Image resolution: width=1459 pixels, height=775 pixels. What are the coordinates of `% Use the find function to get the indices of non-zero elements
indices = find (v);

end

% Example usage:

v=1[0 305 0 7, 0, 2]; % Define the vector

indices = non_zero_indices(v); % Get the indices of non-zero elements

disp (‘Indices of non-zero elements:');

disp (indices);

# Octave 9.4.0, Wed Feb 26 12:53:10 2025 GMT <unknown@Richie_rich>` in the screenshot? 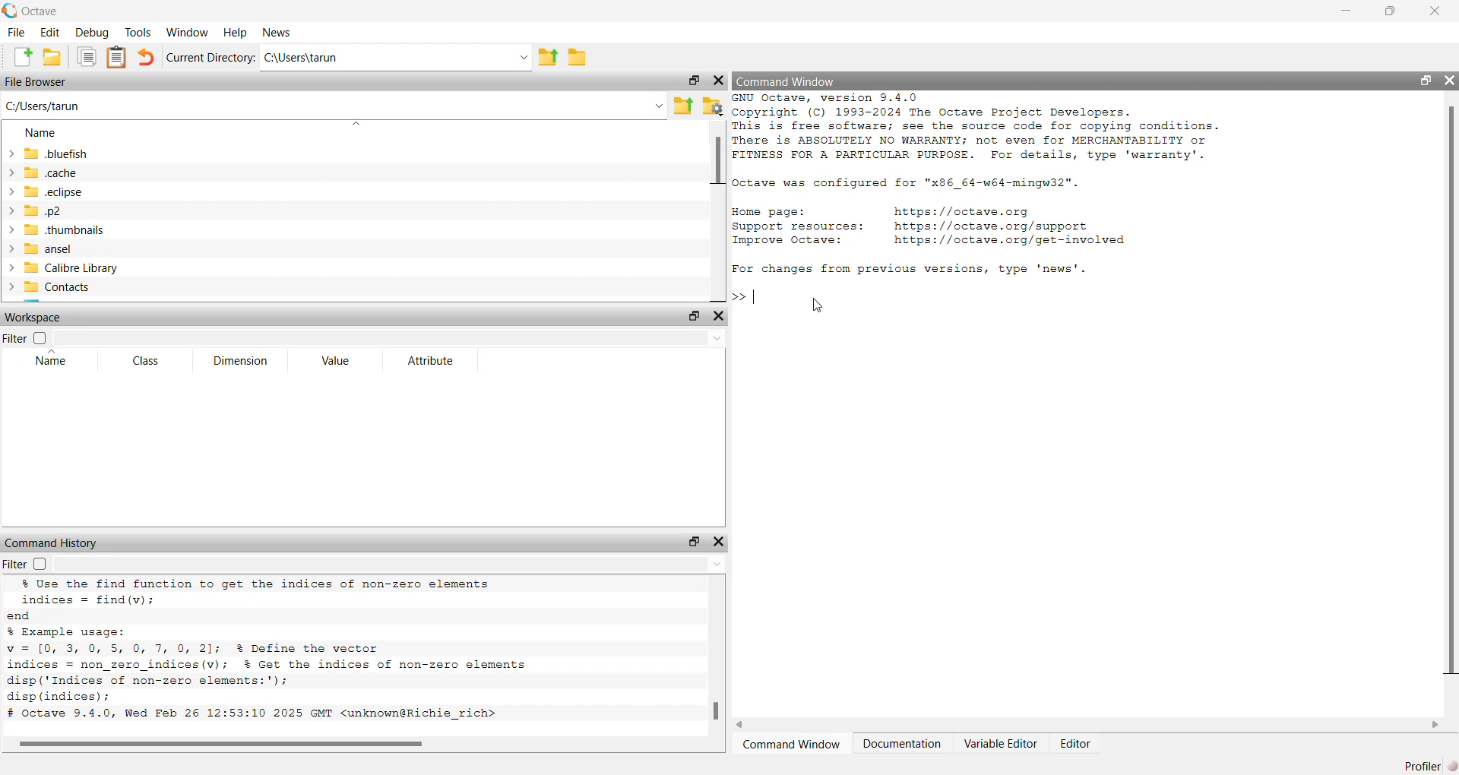 It's located at (306, 653).